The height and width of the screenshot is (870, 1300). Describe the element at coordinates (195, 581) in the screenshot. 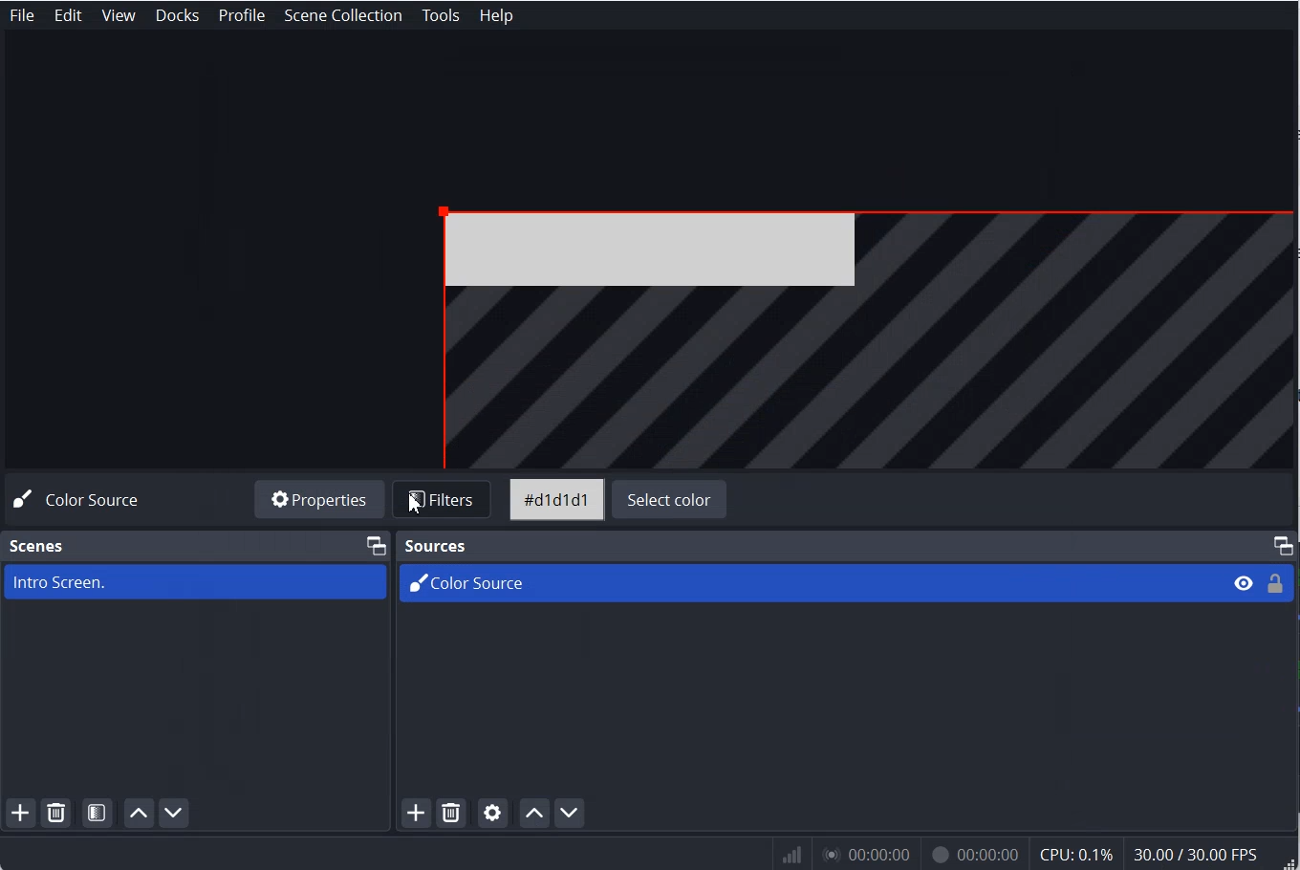

I see `Intro Screen ` at that location.